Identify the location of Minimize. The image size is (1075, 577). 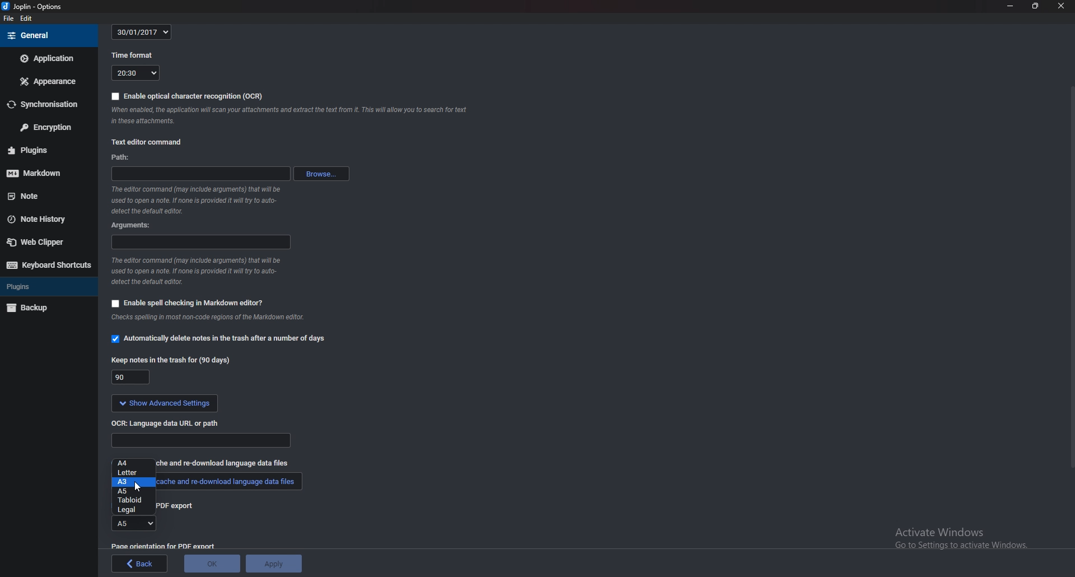
(1011, 7).